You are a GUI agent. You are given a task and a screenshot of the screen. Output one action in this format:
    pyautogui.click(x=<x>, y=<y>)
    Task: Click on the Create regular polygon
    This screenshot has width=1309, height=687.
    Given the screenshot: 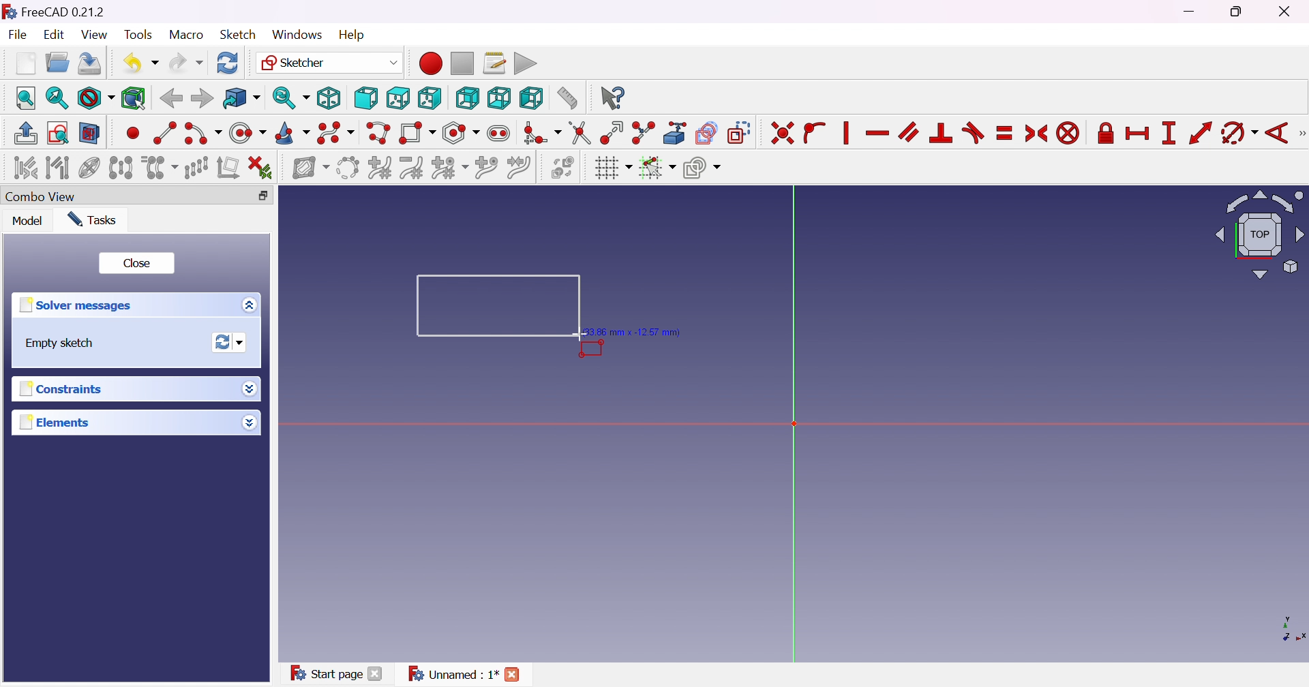 What is the action you would take?
    pyautogui.click(x=462, y=133)
    